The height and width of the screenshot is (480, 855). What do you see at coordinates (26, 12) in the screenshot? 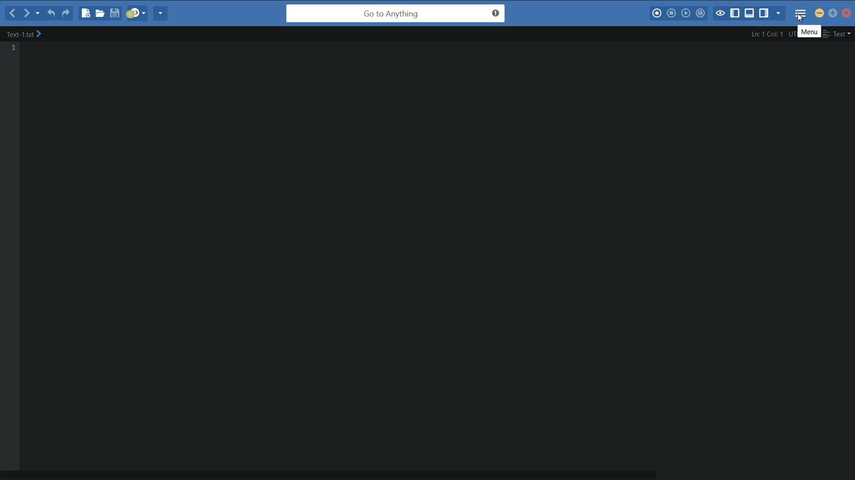
I see `forward` at bounding box center [26, 12].